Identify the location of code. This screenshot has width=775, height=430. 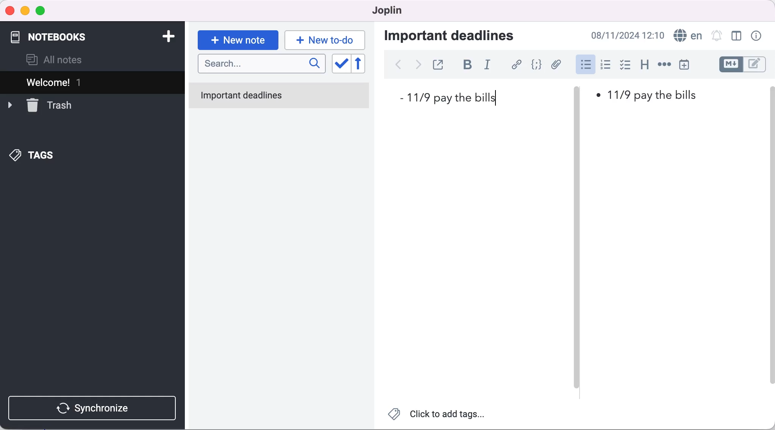
(536, 65).